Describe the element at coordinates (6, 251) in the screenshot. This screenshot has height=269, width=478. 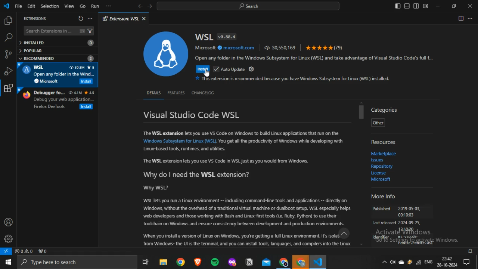
I see `open a remote window` at that location.